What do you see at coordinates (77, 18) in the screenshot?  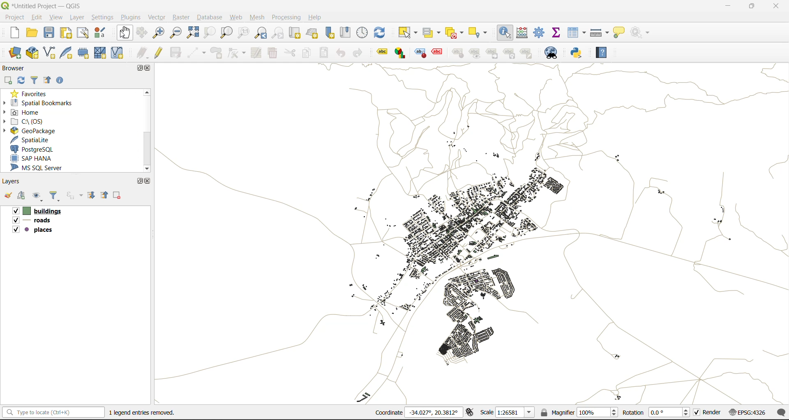 I see `layer` at bounding box center [77, 18].